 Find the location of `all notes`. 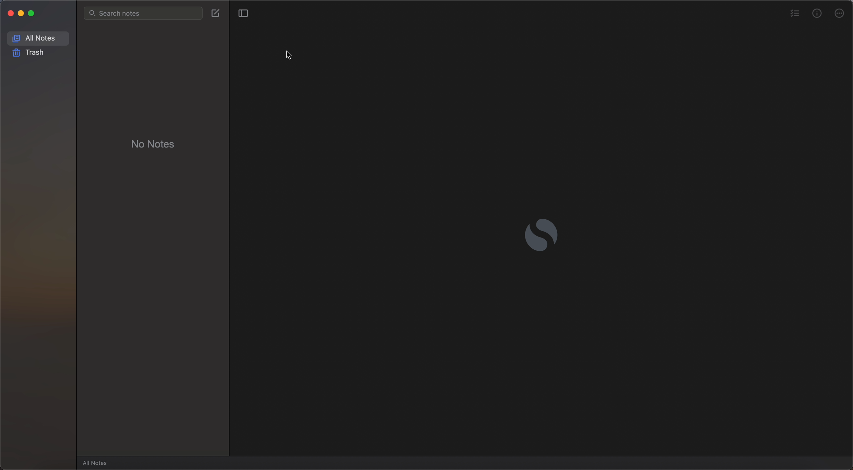

all notes is located at coordinates (38, 37).